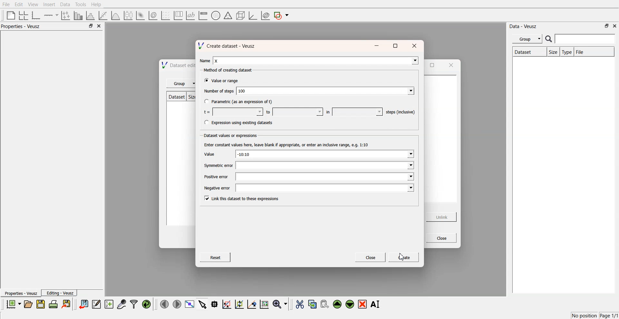 This screenshot has width=619, height=319. Describe the element at coordinates (214, 304) in the screenshot. I see `read data points` at that location.